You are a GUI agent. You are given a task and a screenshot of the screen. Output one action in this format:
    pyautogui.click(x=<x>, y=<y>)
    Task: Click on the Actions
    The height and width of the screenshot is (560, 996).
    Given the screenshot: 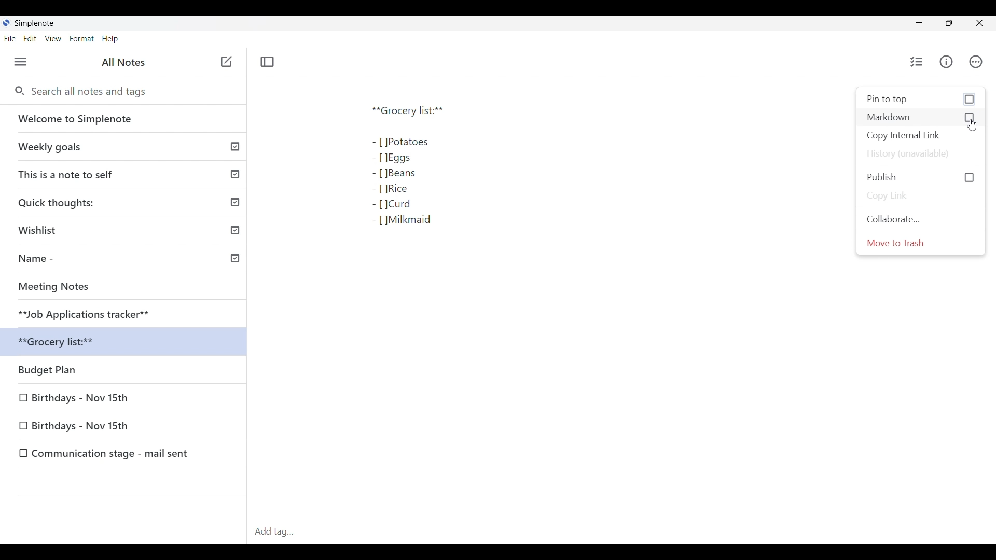 What is the action you would take?
    pyautogui.click(x=976, y=62)
    